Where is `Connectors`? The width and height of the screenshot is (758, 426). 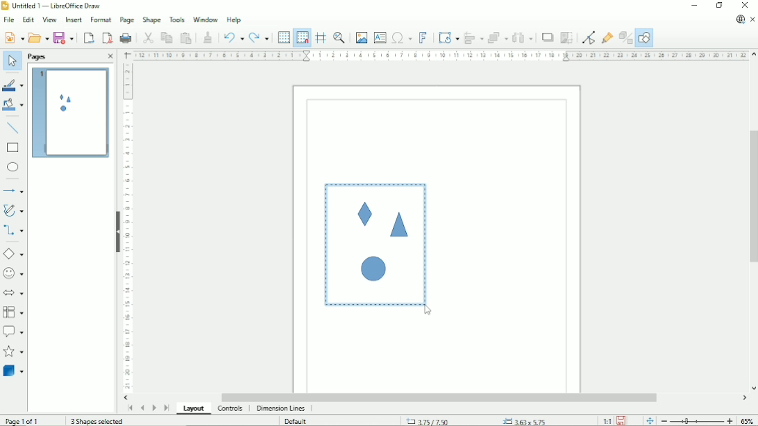 Connectors is located at coordinates (13, 231).